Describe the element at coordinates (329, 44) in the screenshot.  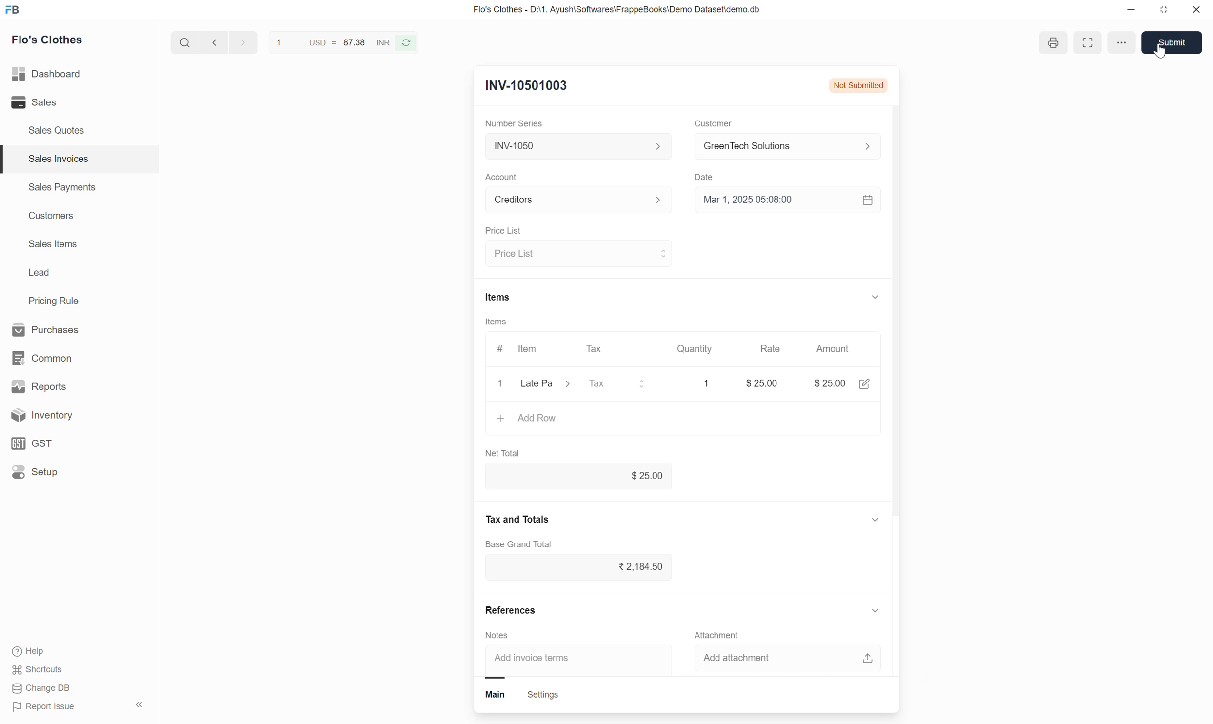
I see `USD = 87.38 INR` at that location.